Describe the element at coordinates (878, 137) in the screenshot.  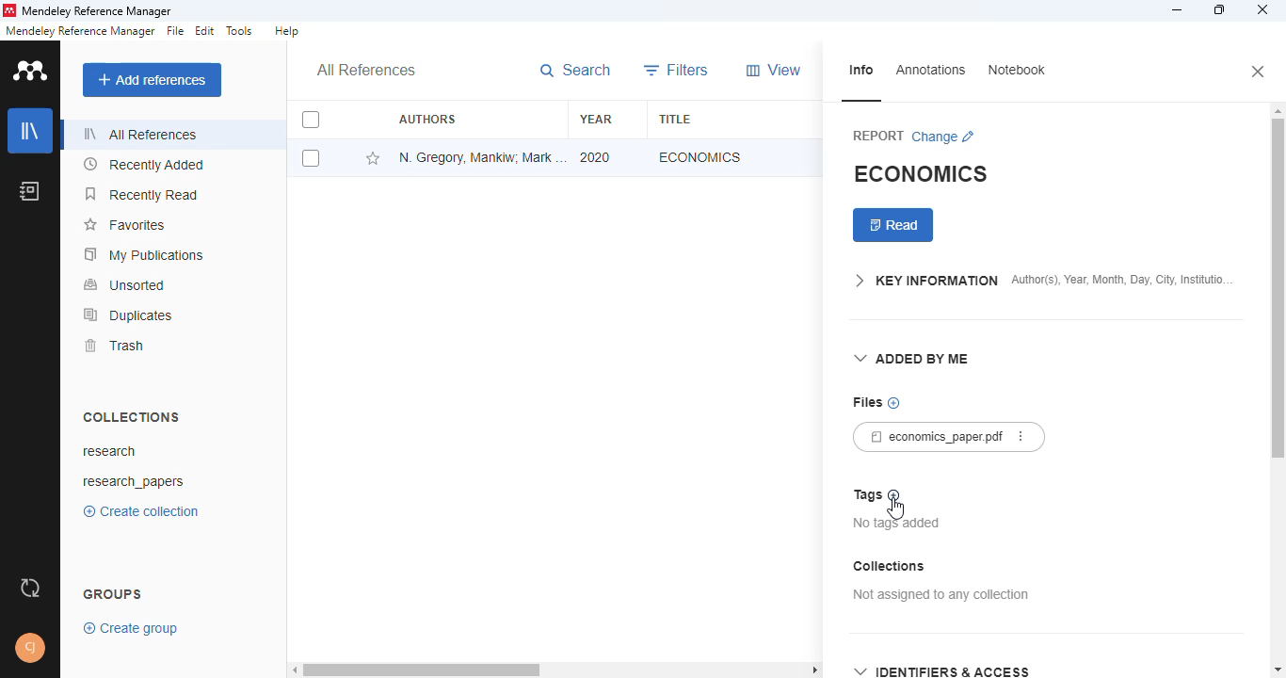
I see `report` at that location.